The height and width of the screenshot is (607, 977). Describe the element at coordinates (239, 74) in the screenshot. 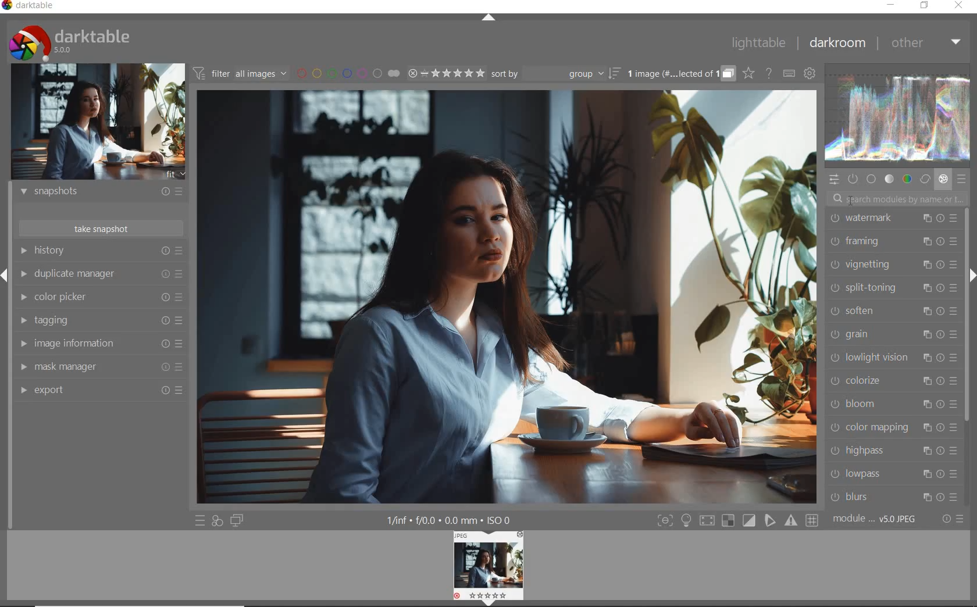

I see `filter all images by module order` at that location.